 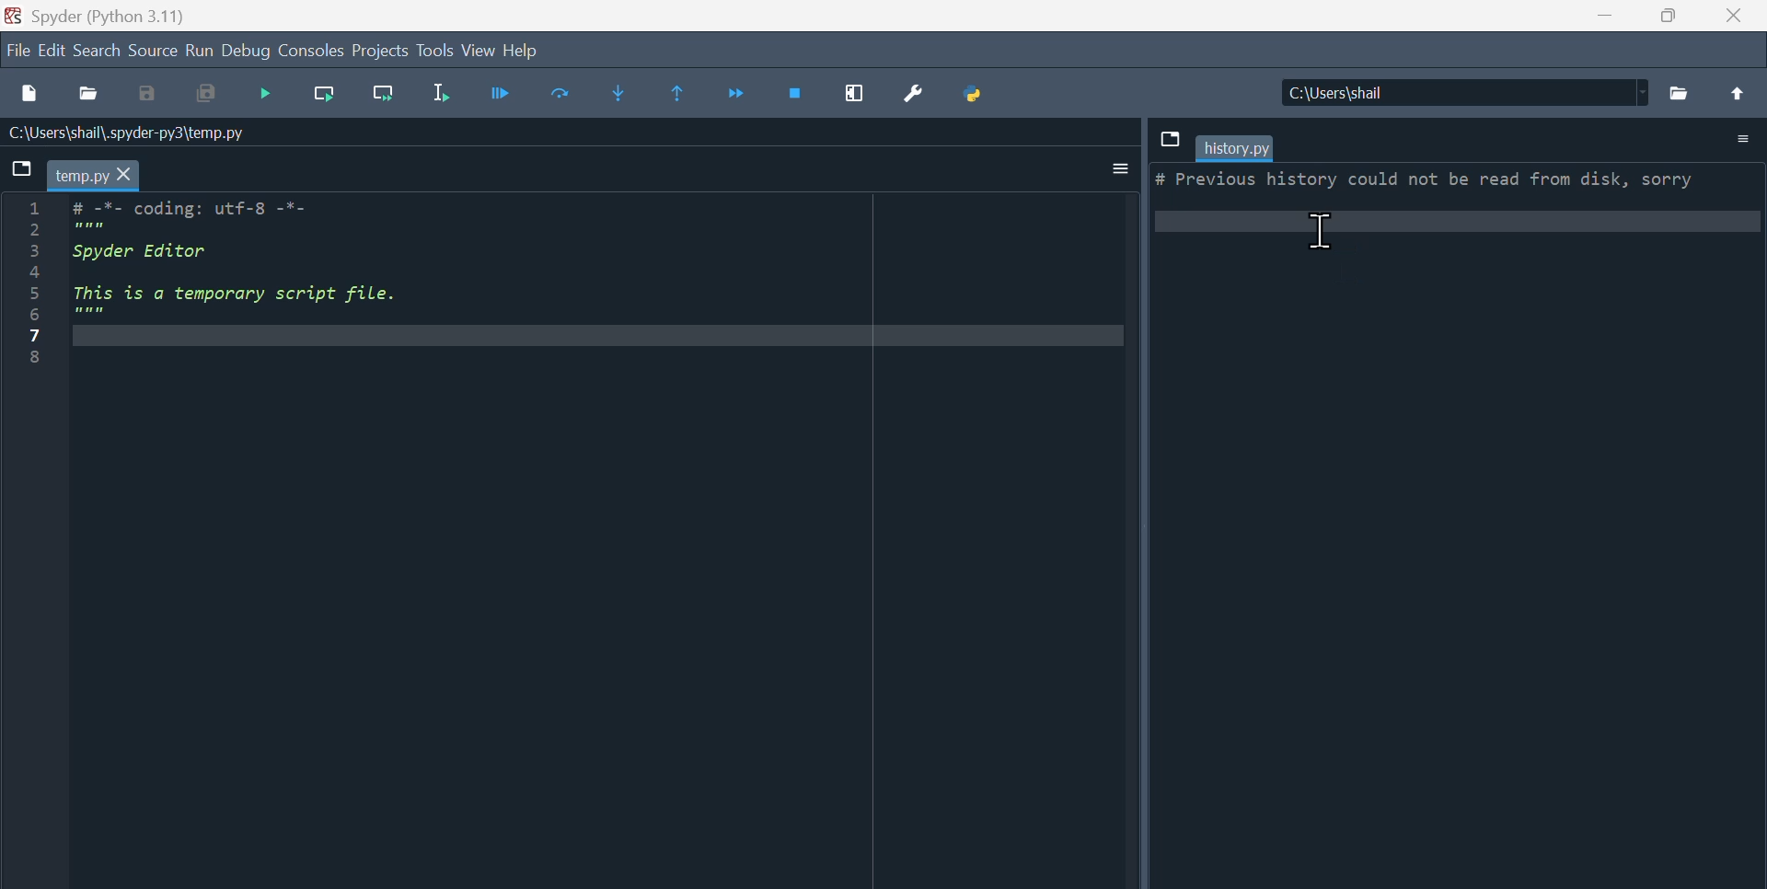 What do you see at coordinates (1668, 15) in the screenshot?
I see `Restore` at bounding box center [1668, 15].